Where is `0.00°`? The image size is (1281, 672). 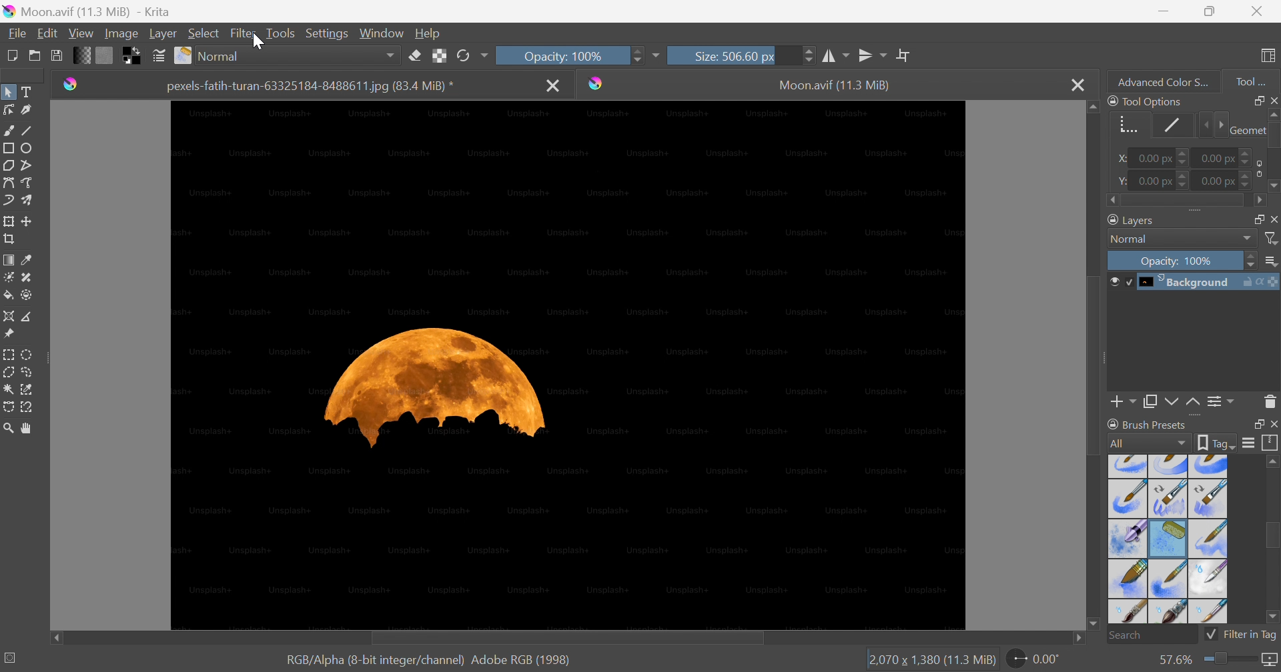
0.00° is located at coordinates (1035, 658).